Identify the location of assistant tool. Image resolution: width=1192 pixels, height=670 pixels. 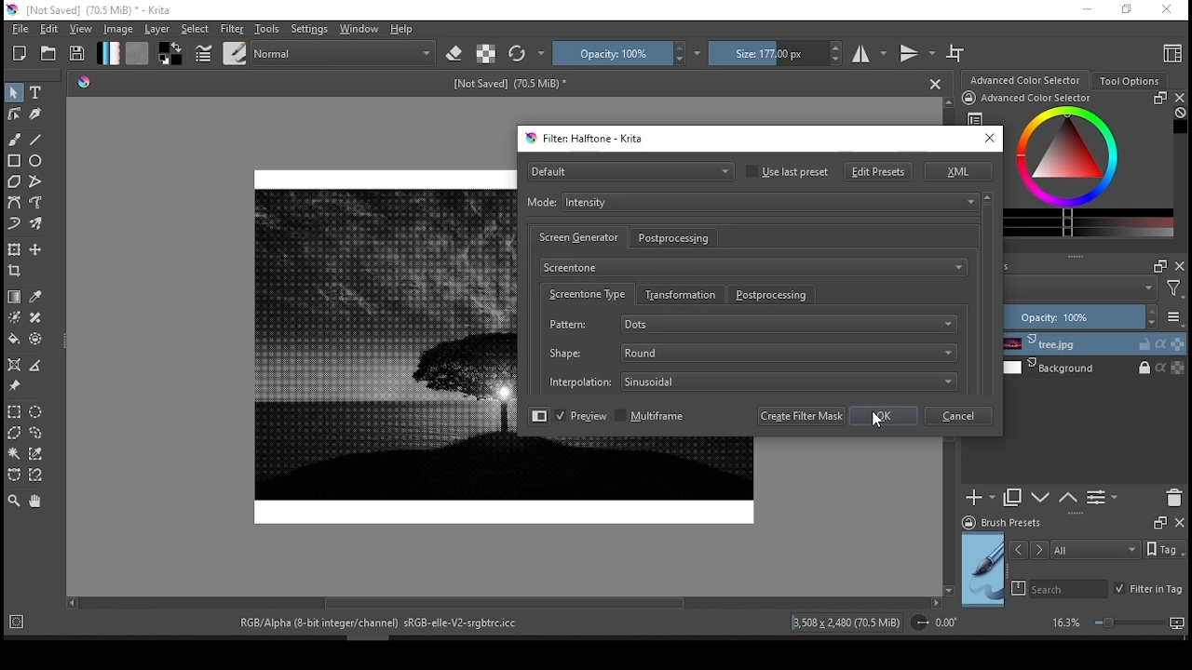
(14, 364).